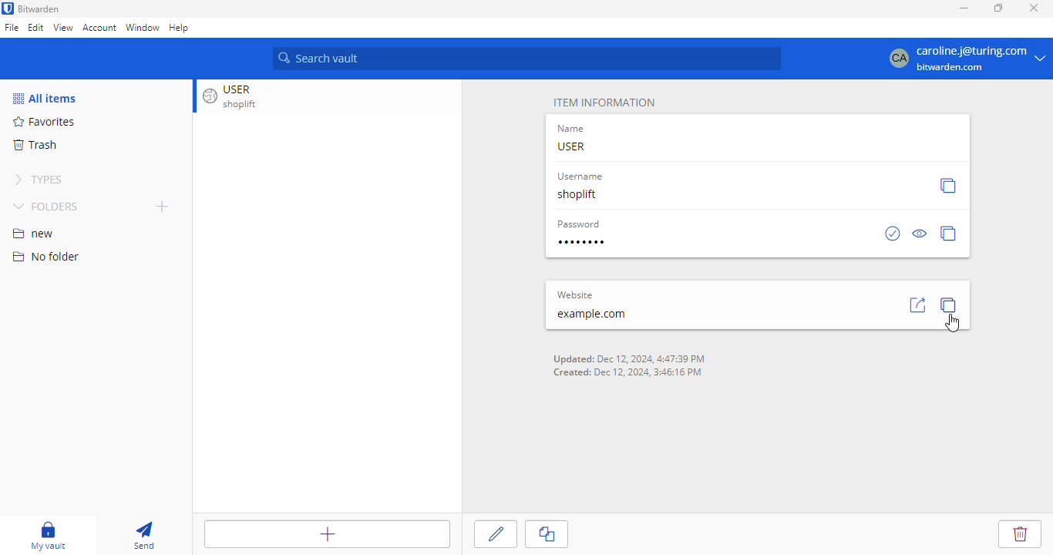 This screenshot has height=555, width=1053. Describe the element at coordinates (142, 27) in the screenshot. I see `window` at that location.